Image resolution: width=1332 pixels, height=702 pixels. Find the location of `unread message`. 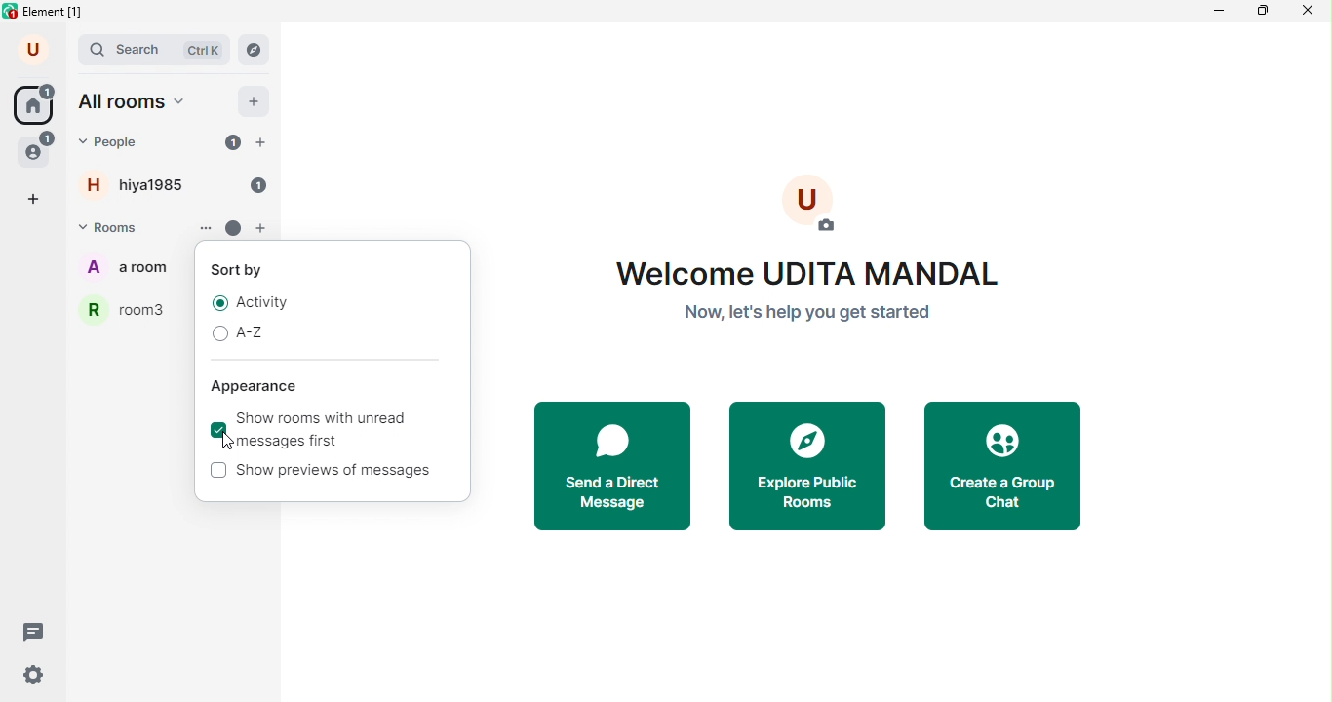

unread message is located at coordinates (234, 229).